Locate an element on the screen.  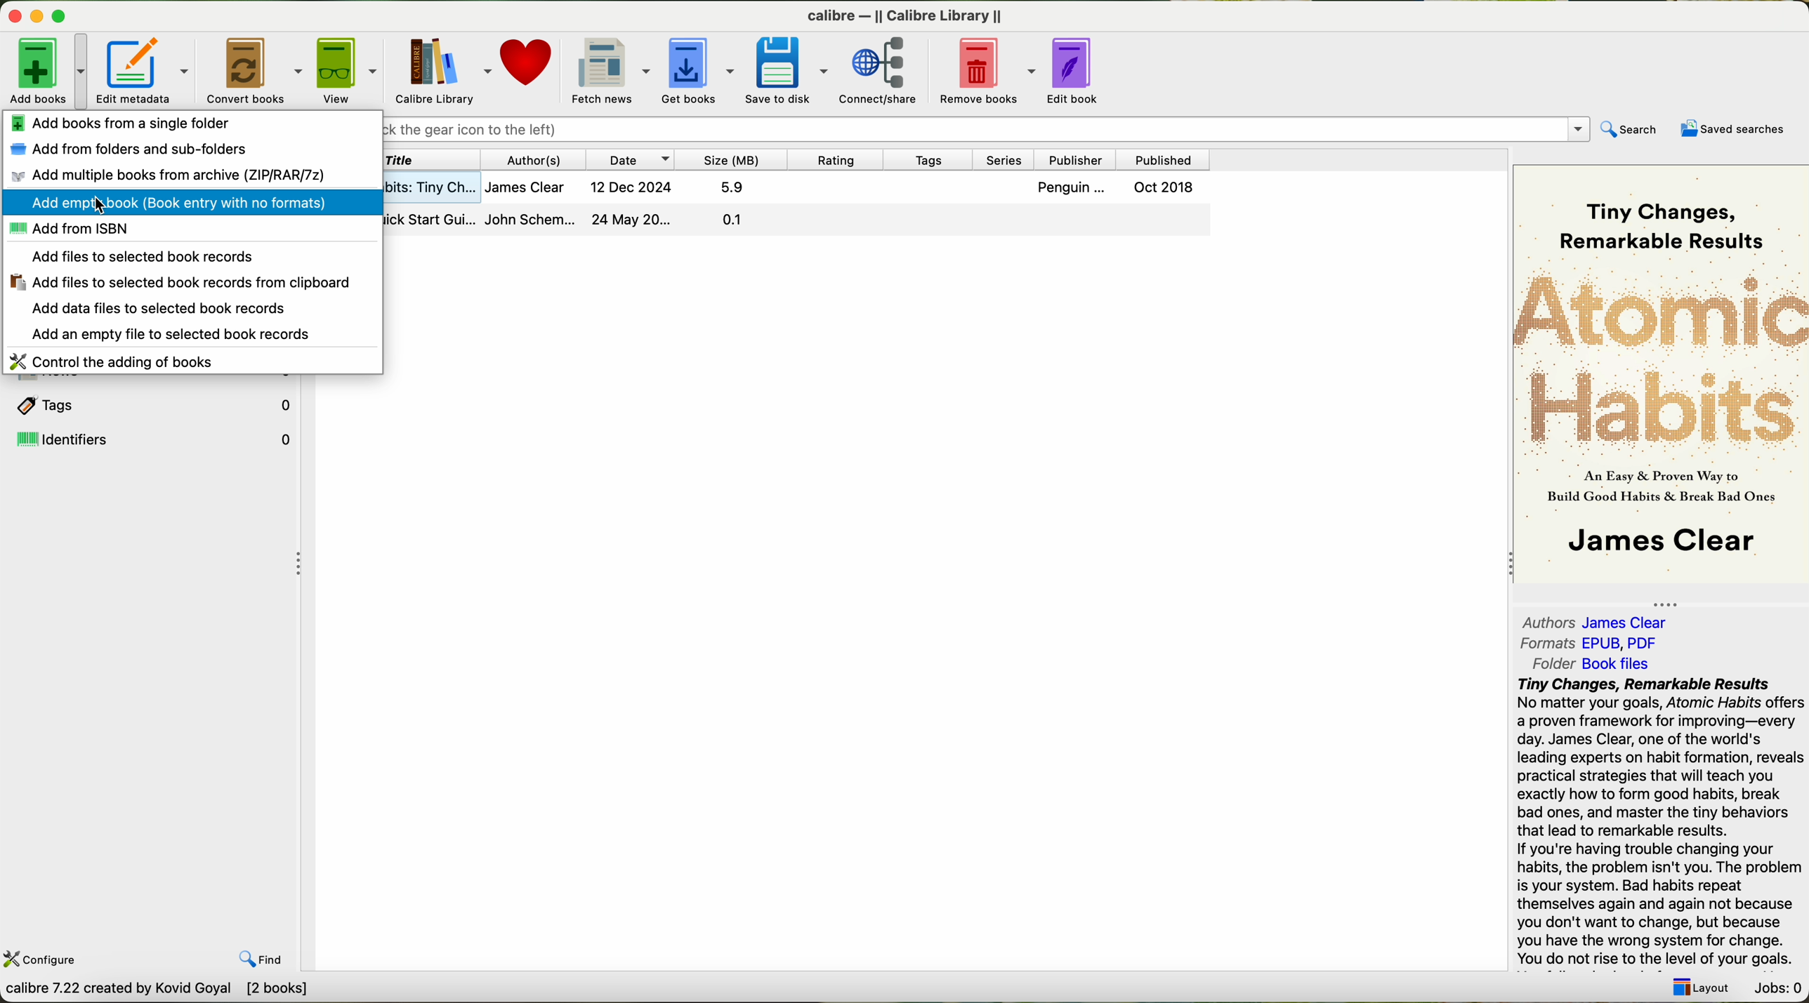
save to disk is located at coordinates (787, 73).